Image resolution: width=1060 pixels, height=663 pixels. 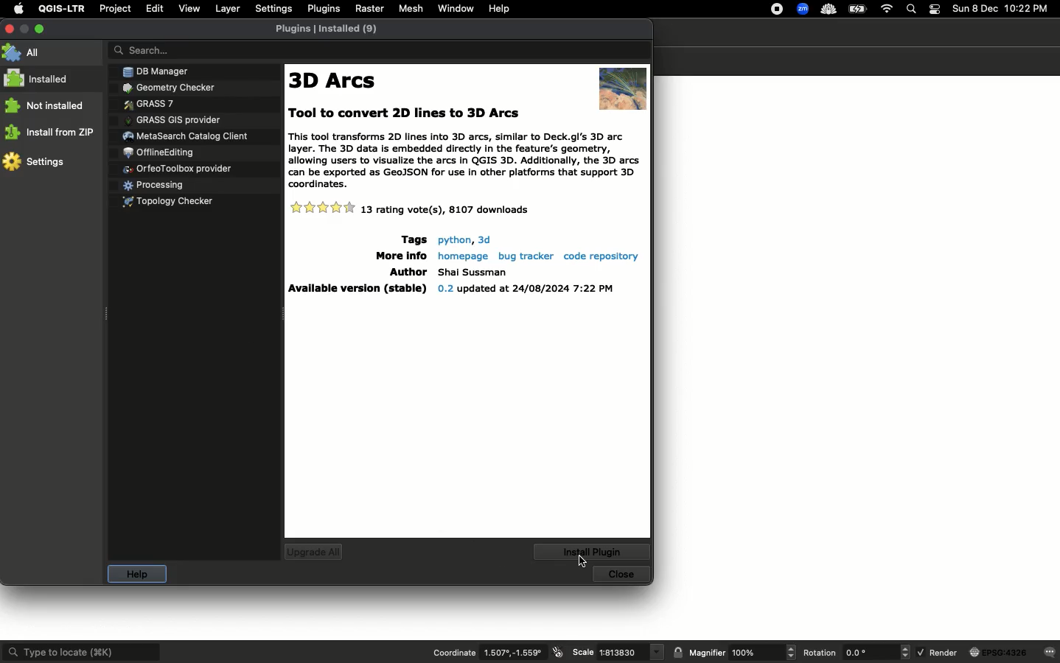 I want to click on messages, so click(x=1050, y=651).